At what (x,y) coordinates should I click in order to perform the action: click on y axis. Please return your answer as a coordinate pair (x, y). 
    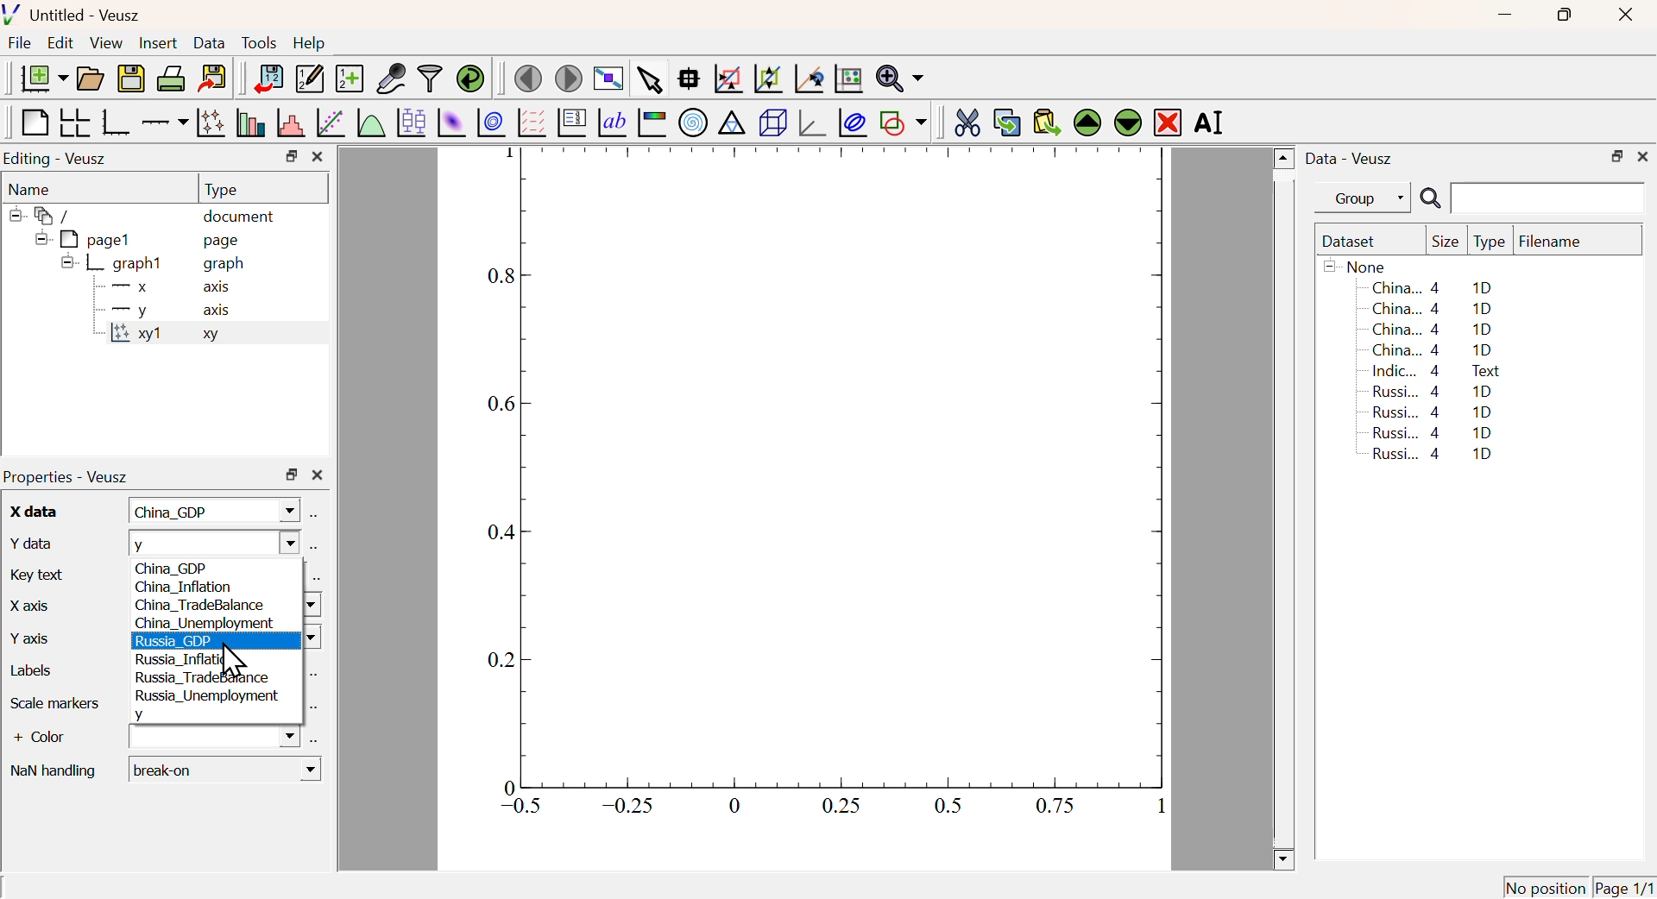
    Looking at the image, I should click on (162, 310).